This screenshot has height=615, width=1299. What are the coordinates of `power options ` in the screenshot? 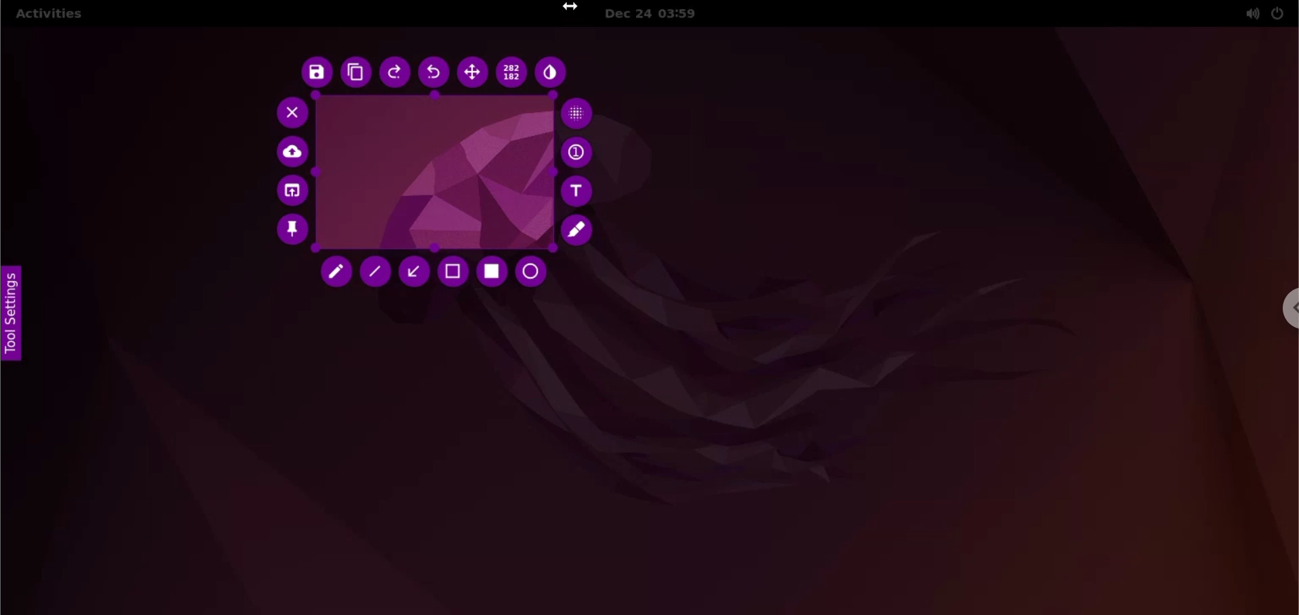 It's located at (1280, 12).